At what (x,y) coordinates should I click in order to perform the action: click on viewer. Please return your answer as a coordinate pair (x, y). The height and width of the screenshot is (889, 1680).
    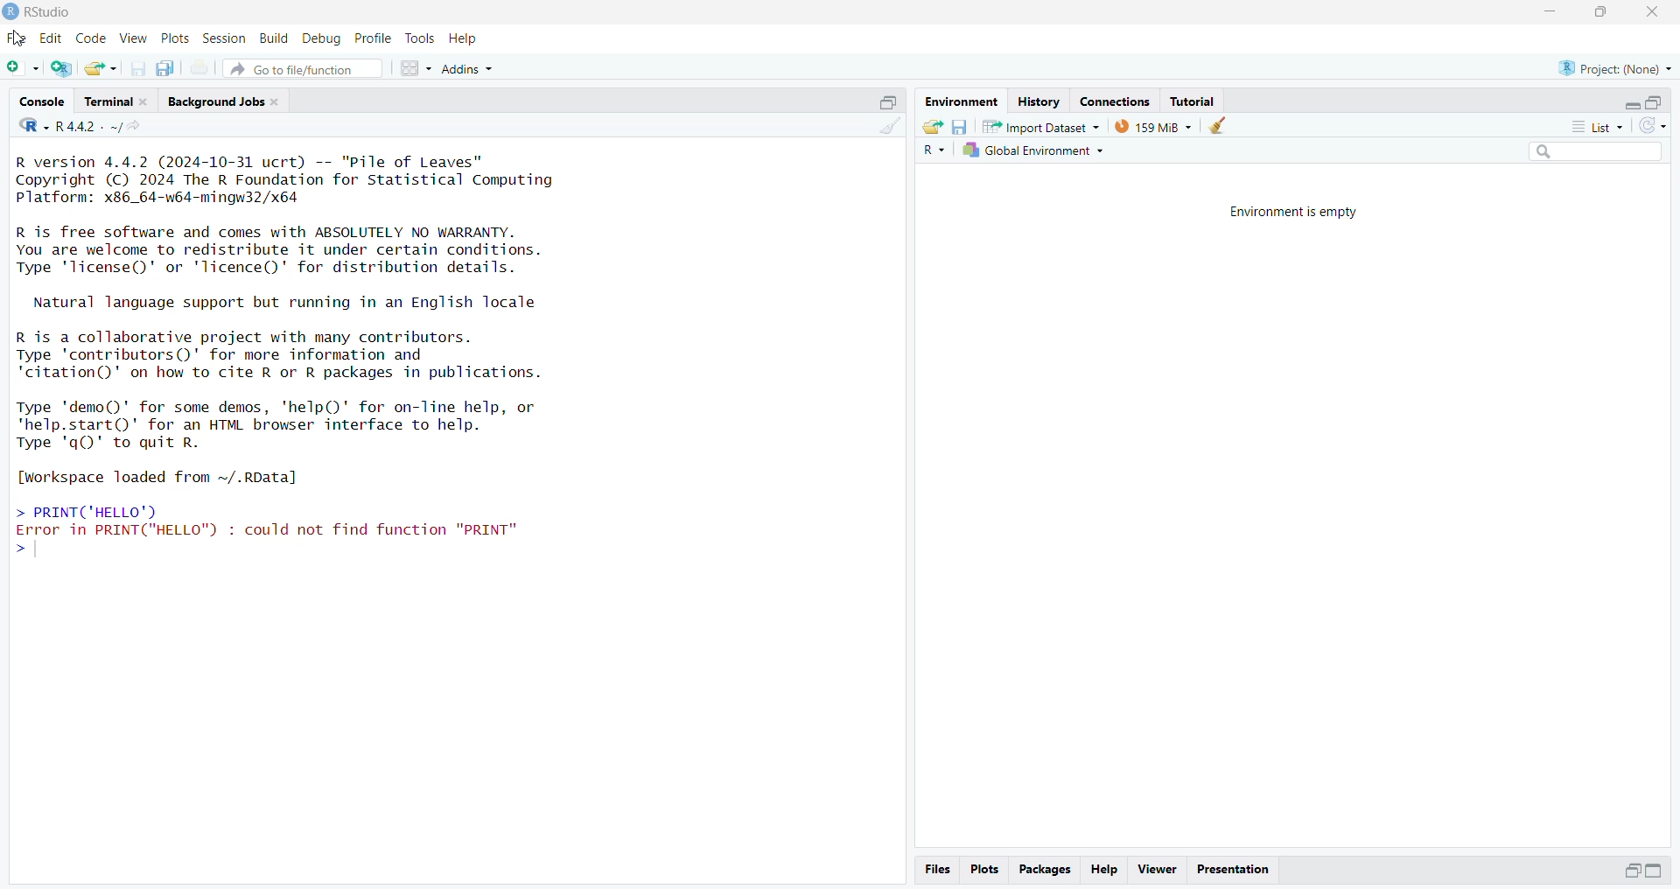
    Looking at the image, I should click on (1157, 870).